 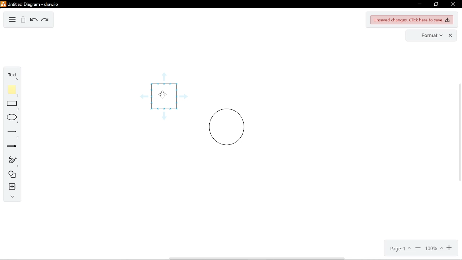 I want to click on current page, so click(x=399, y=249).